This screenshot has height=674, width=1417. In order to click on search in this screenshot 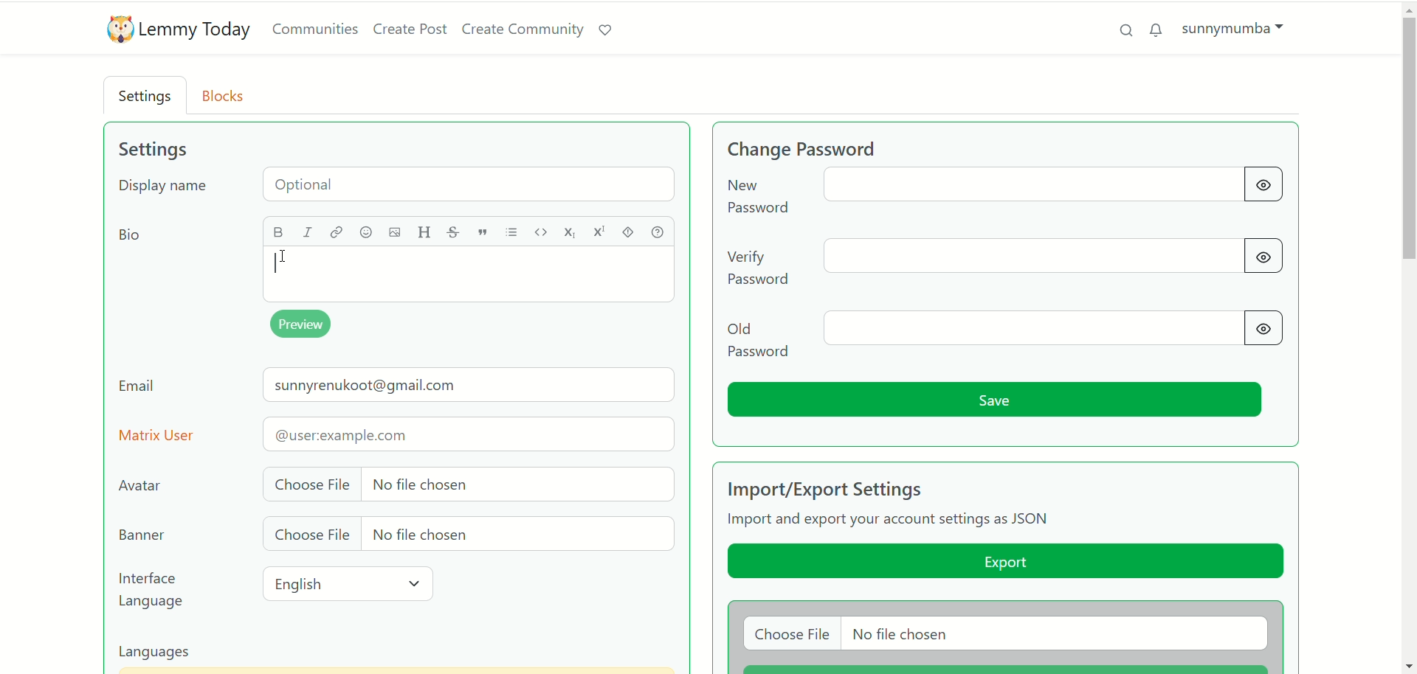, I will do `click(1121, 29)`.